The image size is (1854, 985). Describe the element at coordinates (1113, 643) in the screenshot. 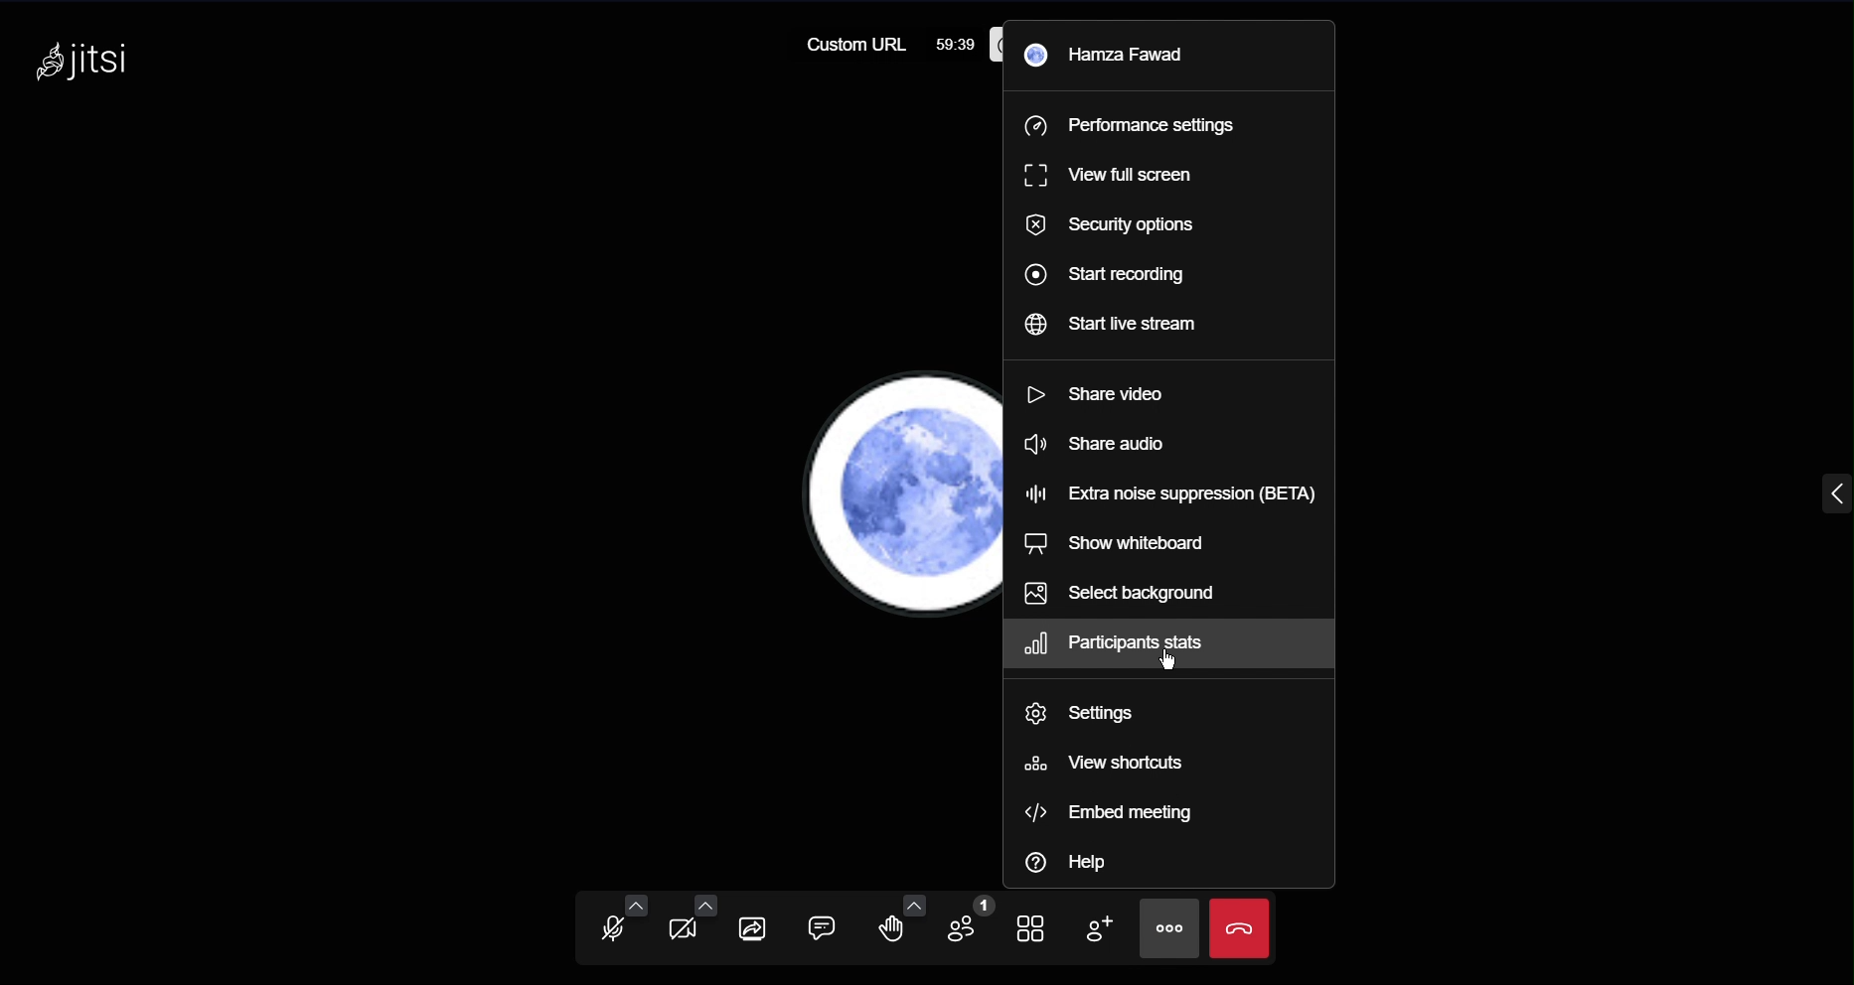

I see `Participants stats` at that location.